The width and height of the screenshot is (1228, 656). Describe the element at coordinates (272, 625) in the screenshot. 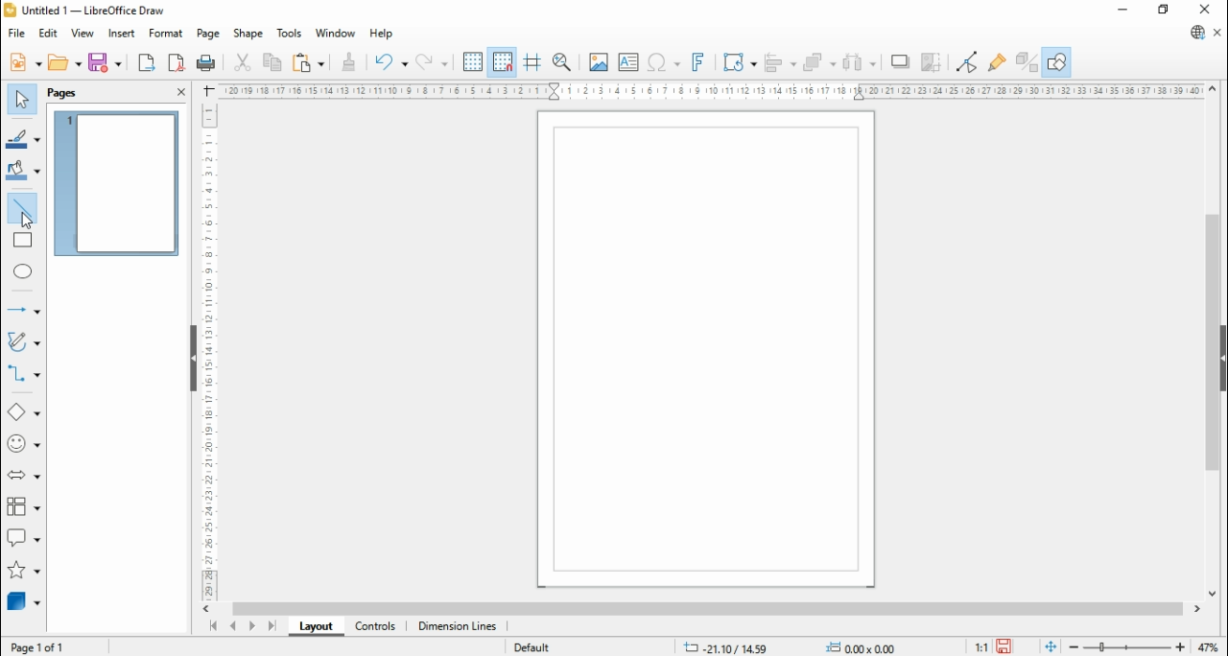

I see `last page` at that location.